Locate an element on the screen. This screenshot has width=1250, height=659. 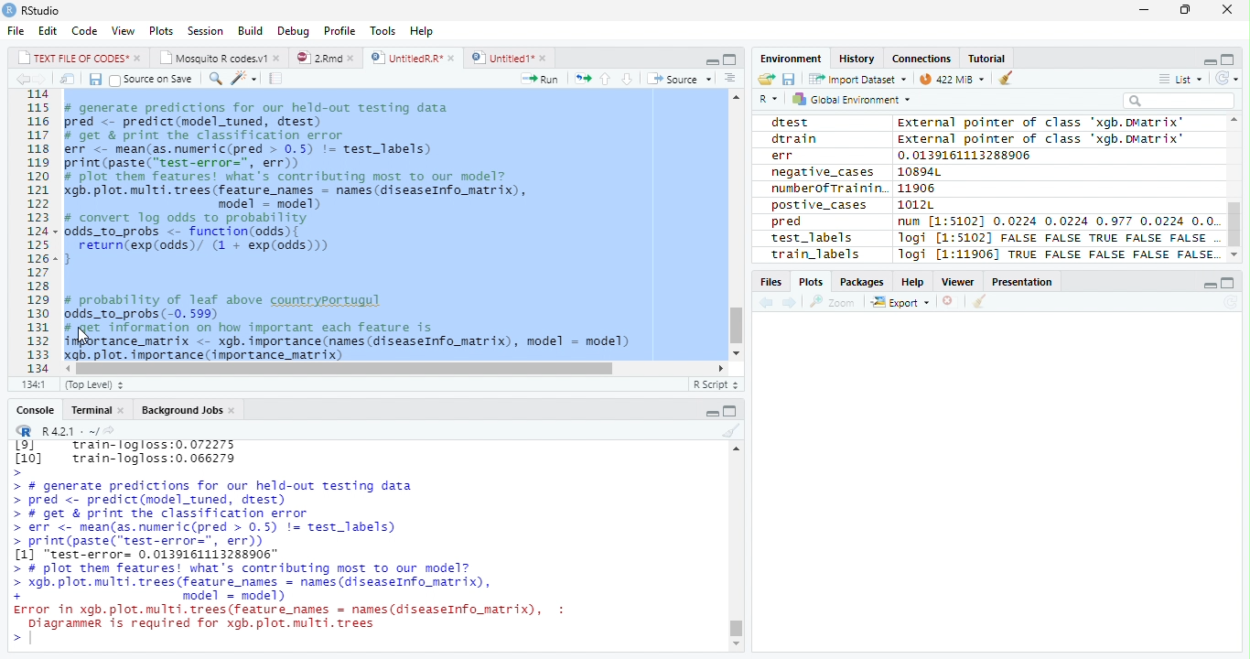
Minimize is located at coordinates (1210, 283).